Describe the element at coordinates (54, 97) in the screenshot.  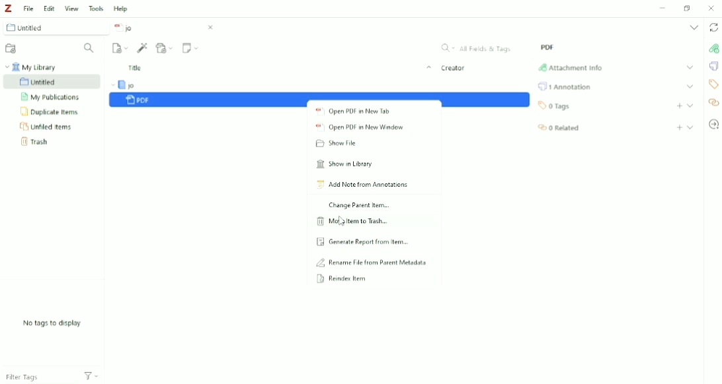
I see `My Publication` at that location.